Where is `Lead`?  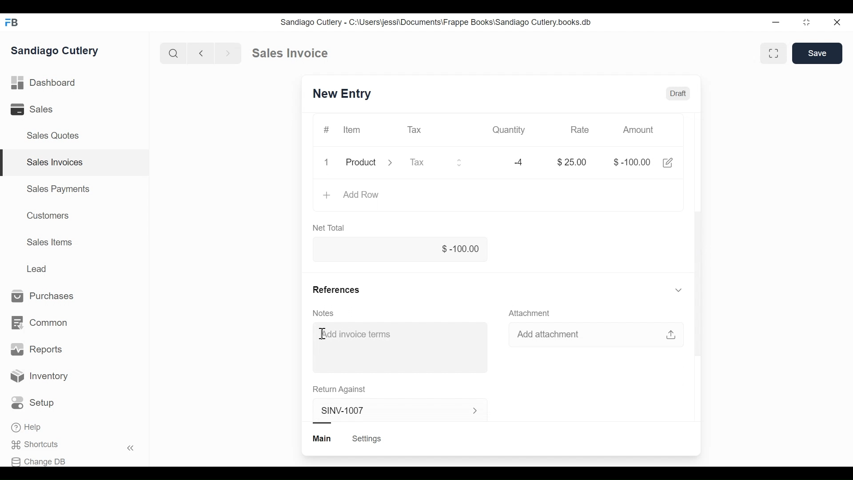
Lead is located at coordinates (37, 268).